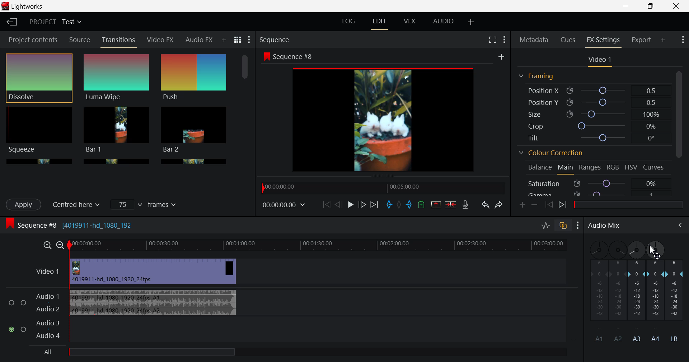 The width and height of the screenshot is (689, 362). What do you see at coordinates (676, 226) in the screenshot?
I see `Cursor on Audio Mix` at bounding box center [676, 226].